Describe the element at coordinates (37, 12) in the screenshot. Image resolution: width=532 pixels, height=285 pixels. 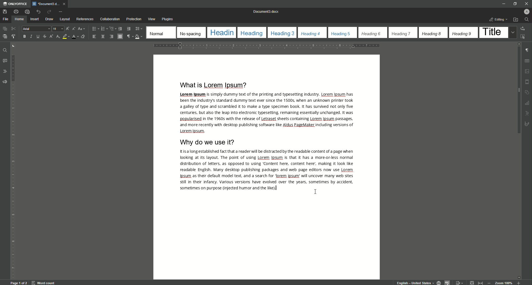
I see `Undo` at that location.